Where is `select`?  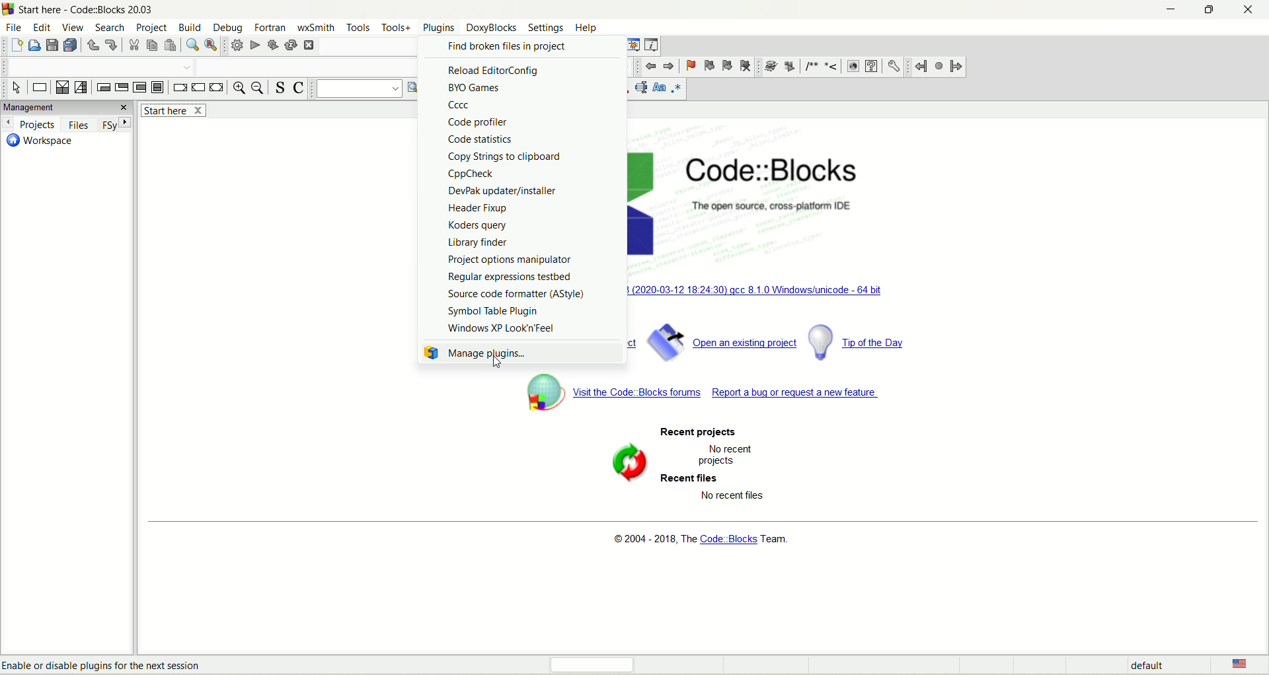 select is located at coordinates (17, 89).